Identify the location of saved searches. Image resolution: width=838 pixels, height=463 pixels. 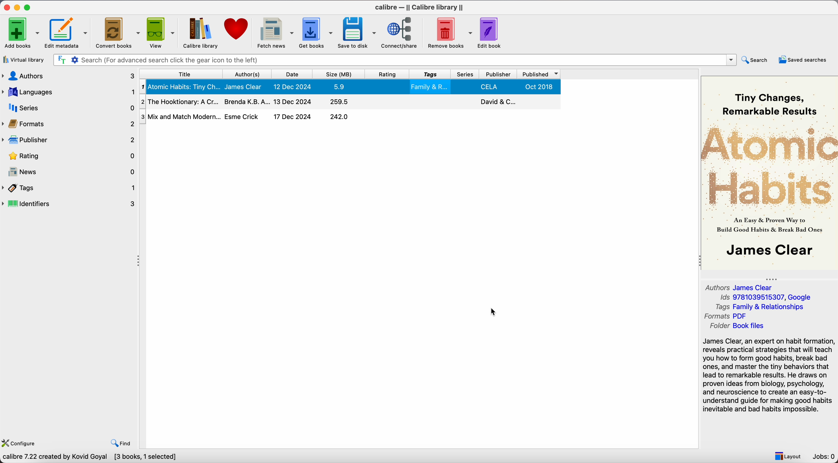
(802, 60).